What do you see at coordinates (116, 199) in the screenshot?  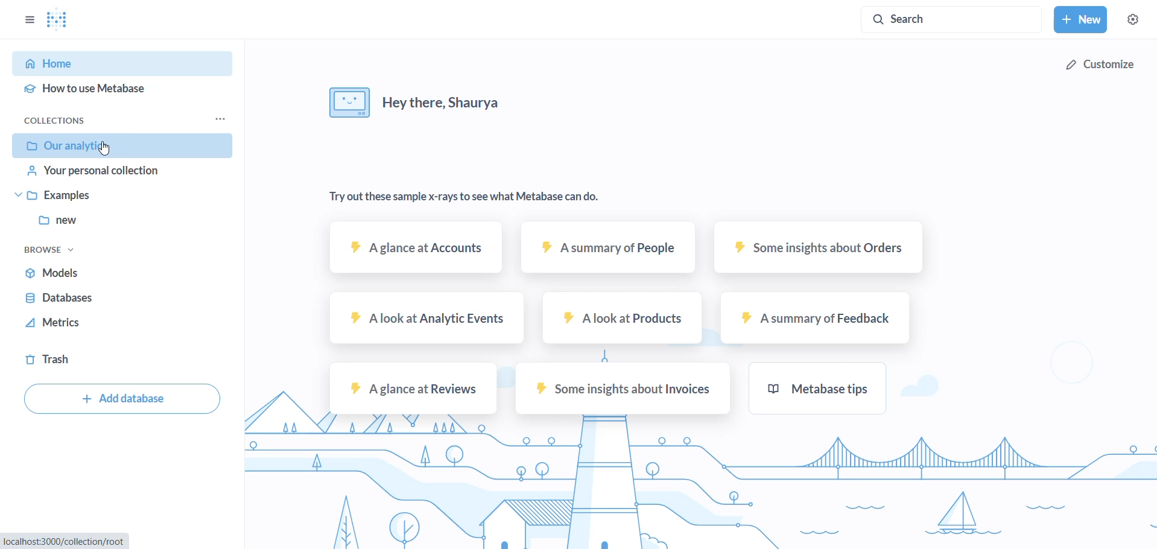 I see `examples` at bounding box center [116, 199].